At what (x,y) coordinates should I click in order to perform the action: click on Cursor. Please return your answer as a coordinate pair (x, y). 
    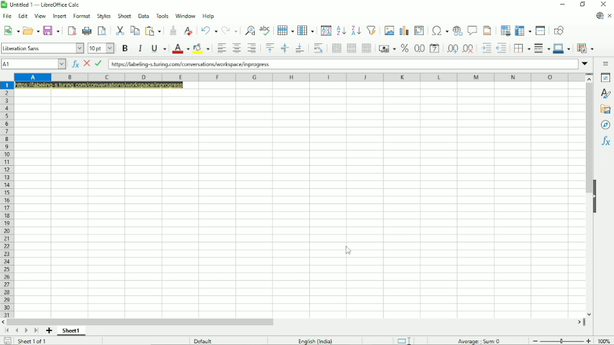
    Looking at the image, I should click on (349, 251).